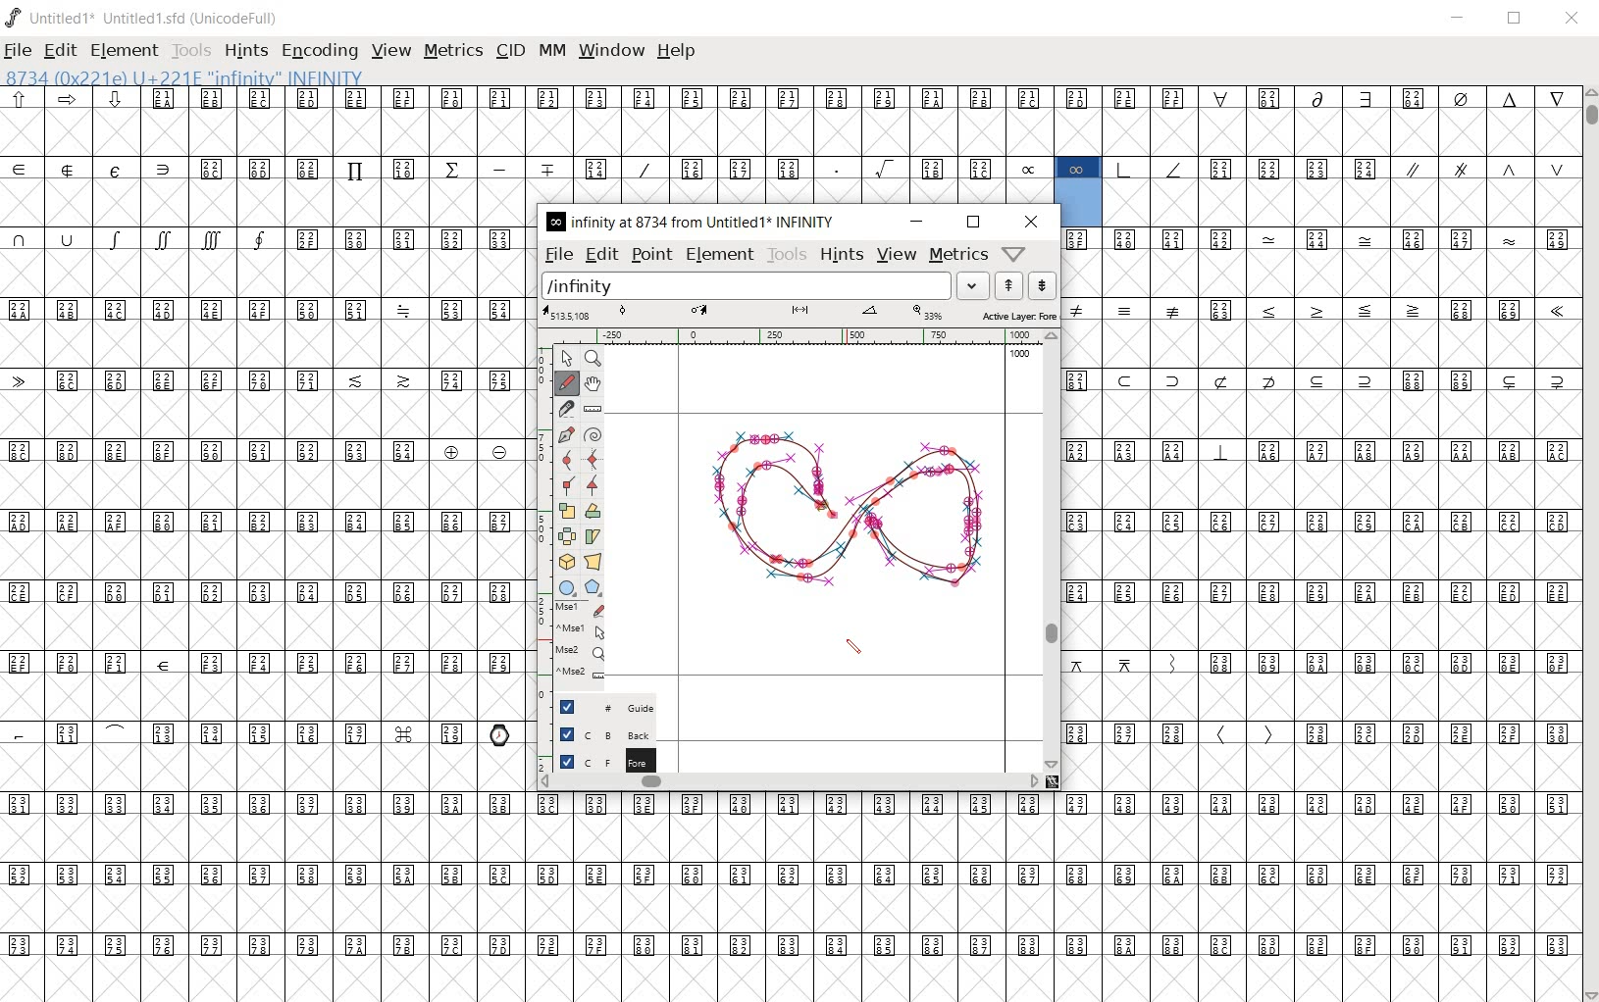  Describe the element at coordinates (567, 461) in the screenshot. I see `add a curve point` at that location.